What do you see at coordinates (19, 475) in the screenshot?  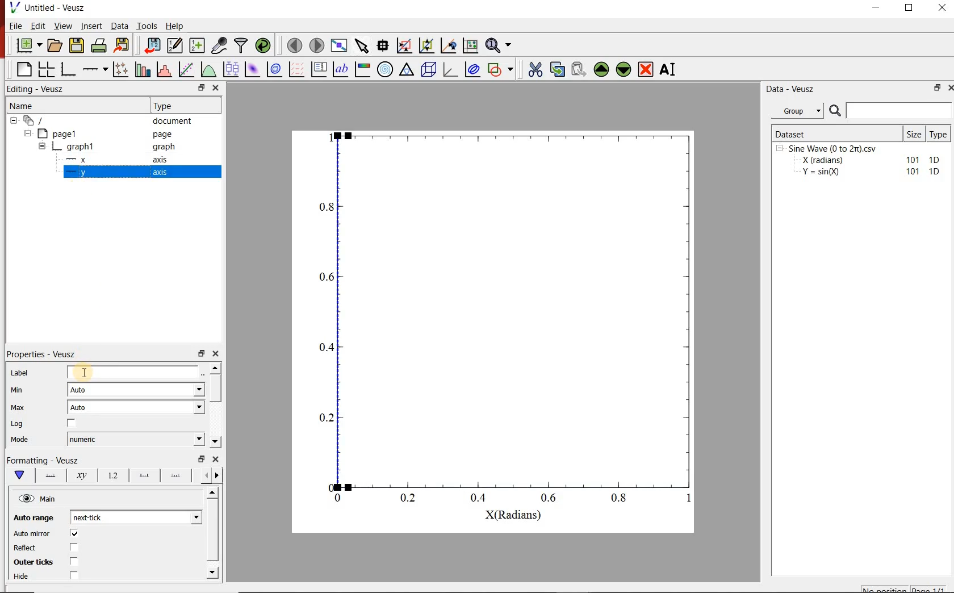 I see `down arrow` at bounding box center [19, 475].